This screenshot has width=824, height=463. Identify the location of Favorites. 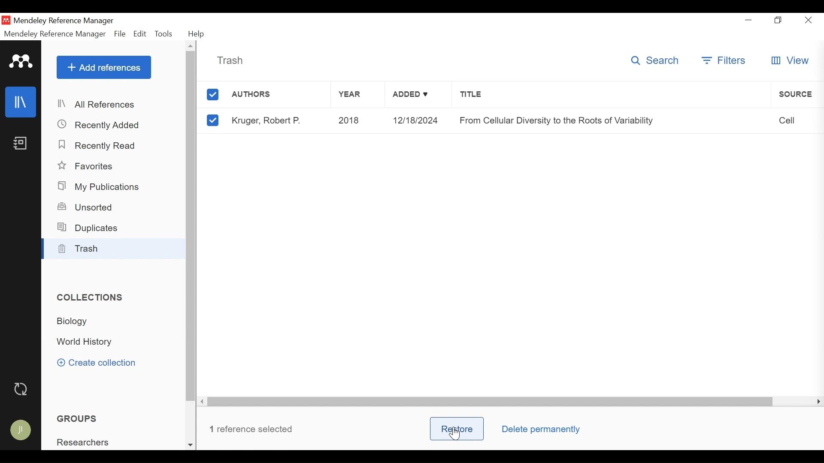
(91, 166).